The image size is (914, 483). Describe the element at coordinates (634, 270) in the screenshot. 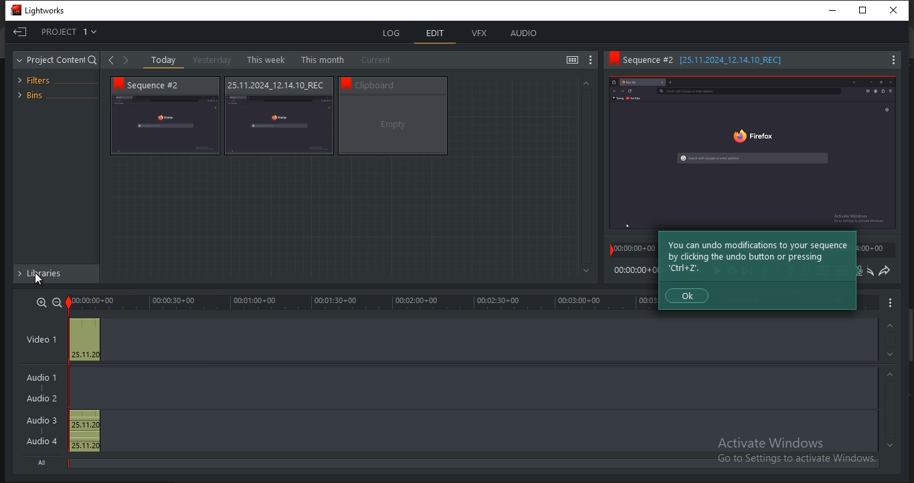

I see `time` at that location.